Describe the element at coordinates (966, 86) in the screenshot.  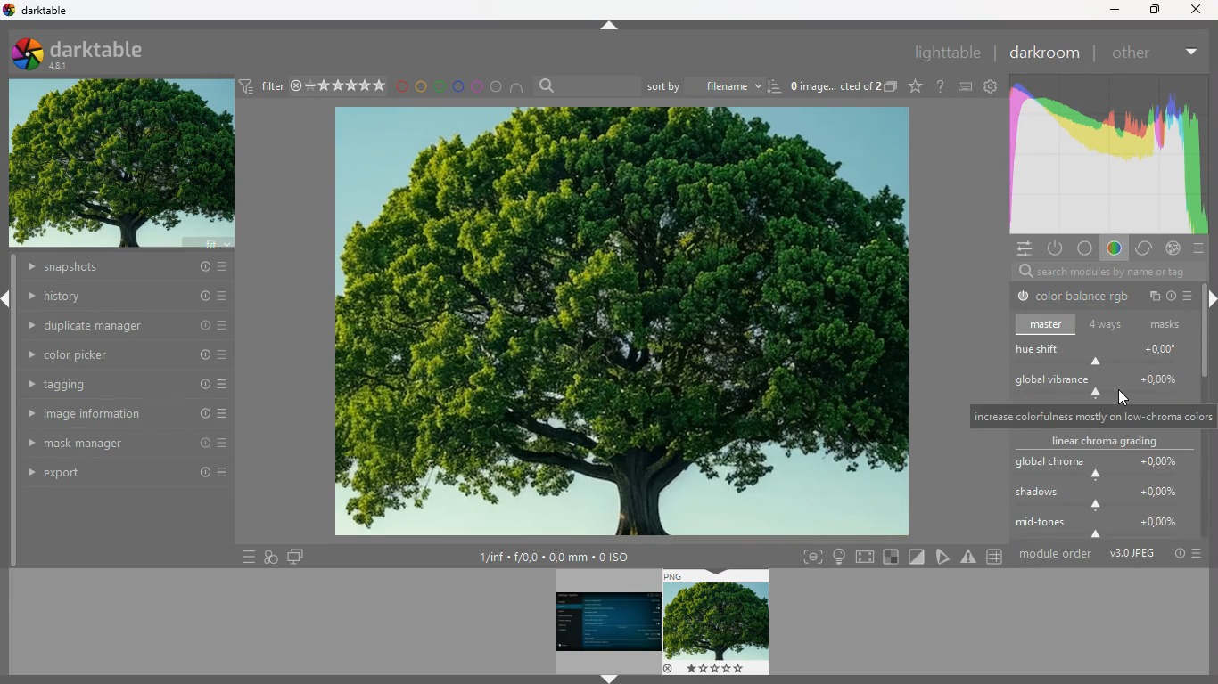
I see `keyboard` at that location.